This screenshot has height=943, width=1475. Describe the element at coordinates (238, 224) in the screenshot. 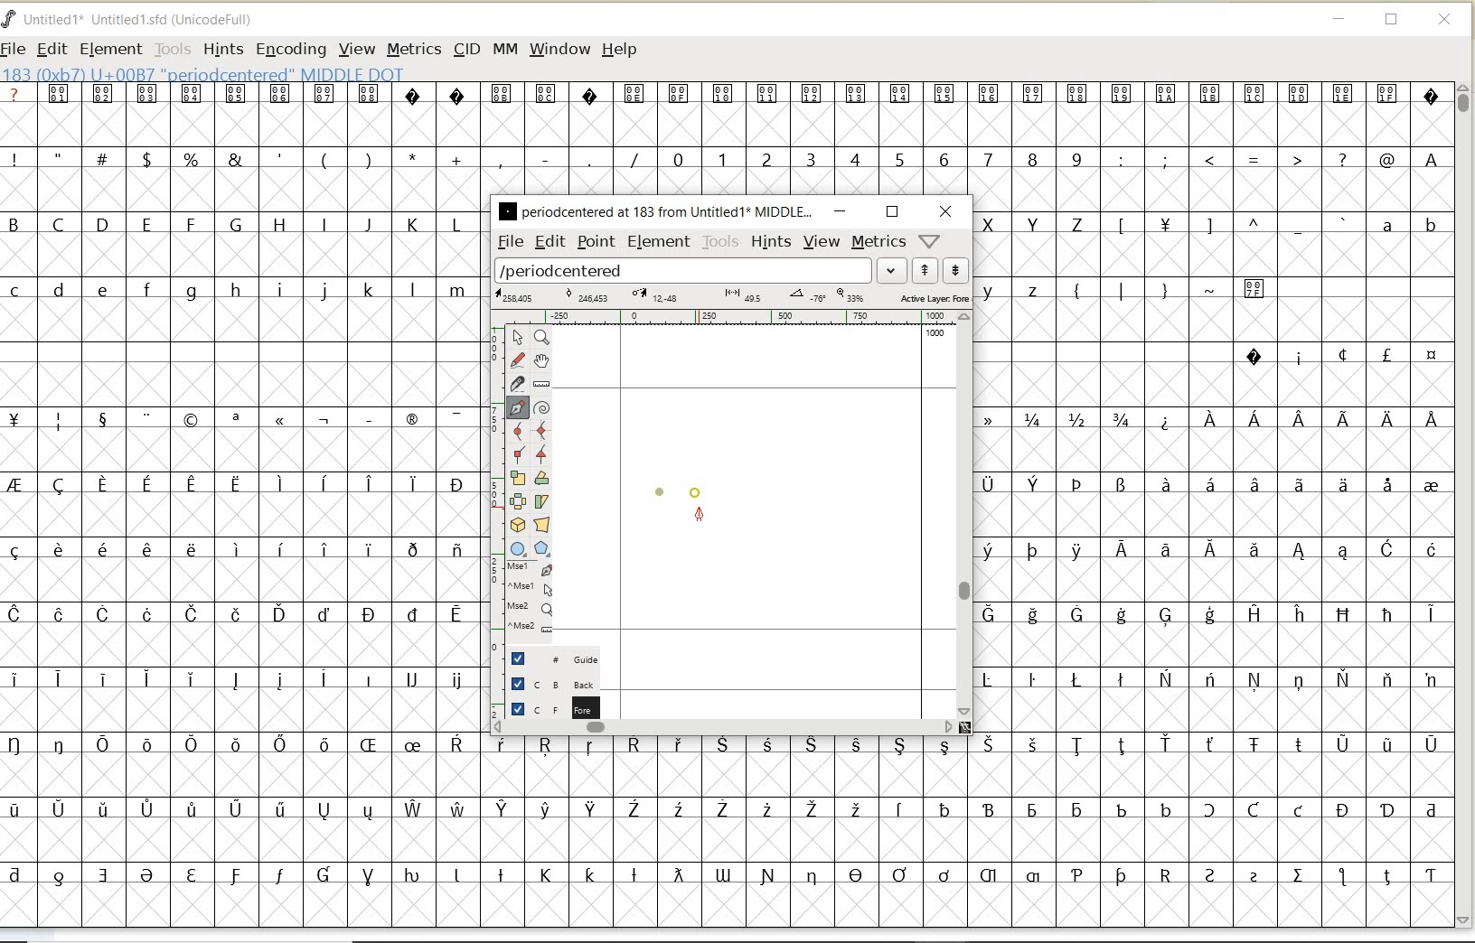

I see `uppercase letters` at that location.